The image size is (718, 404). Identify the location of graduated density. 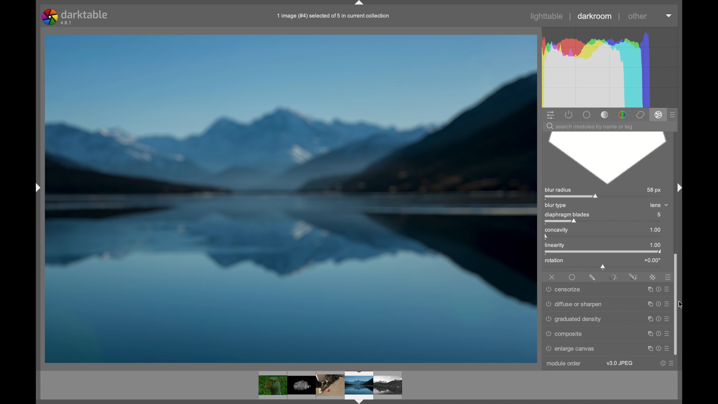
(574, 319).